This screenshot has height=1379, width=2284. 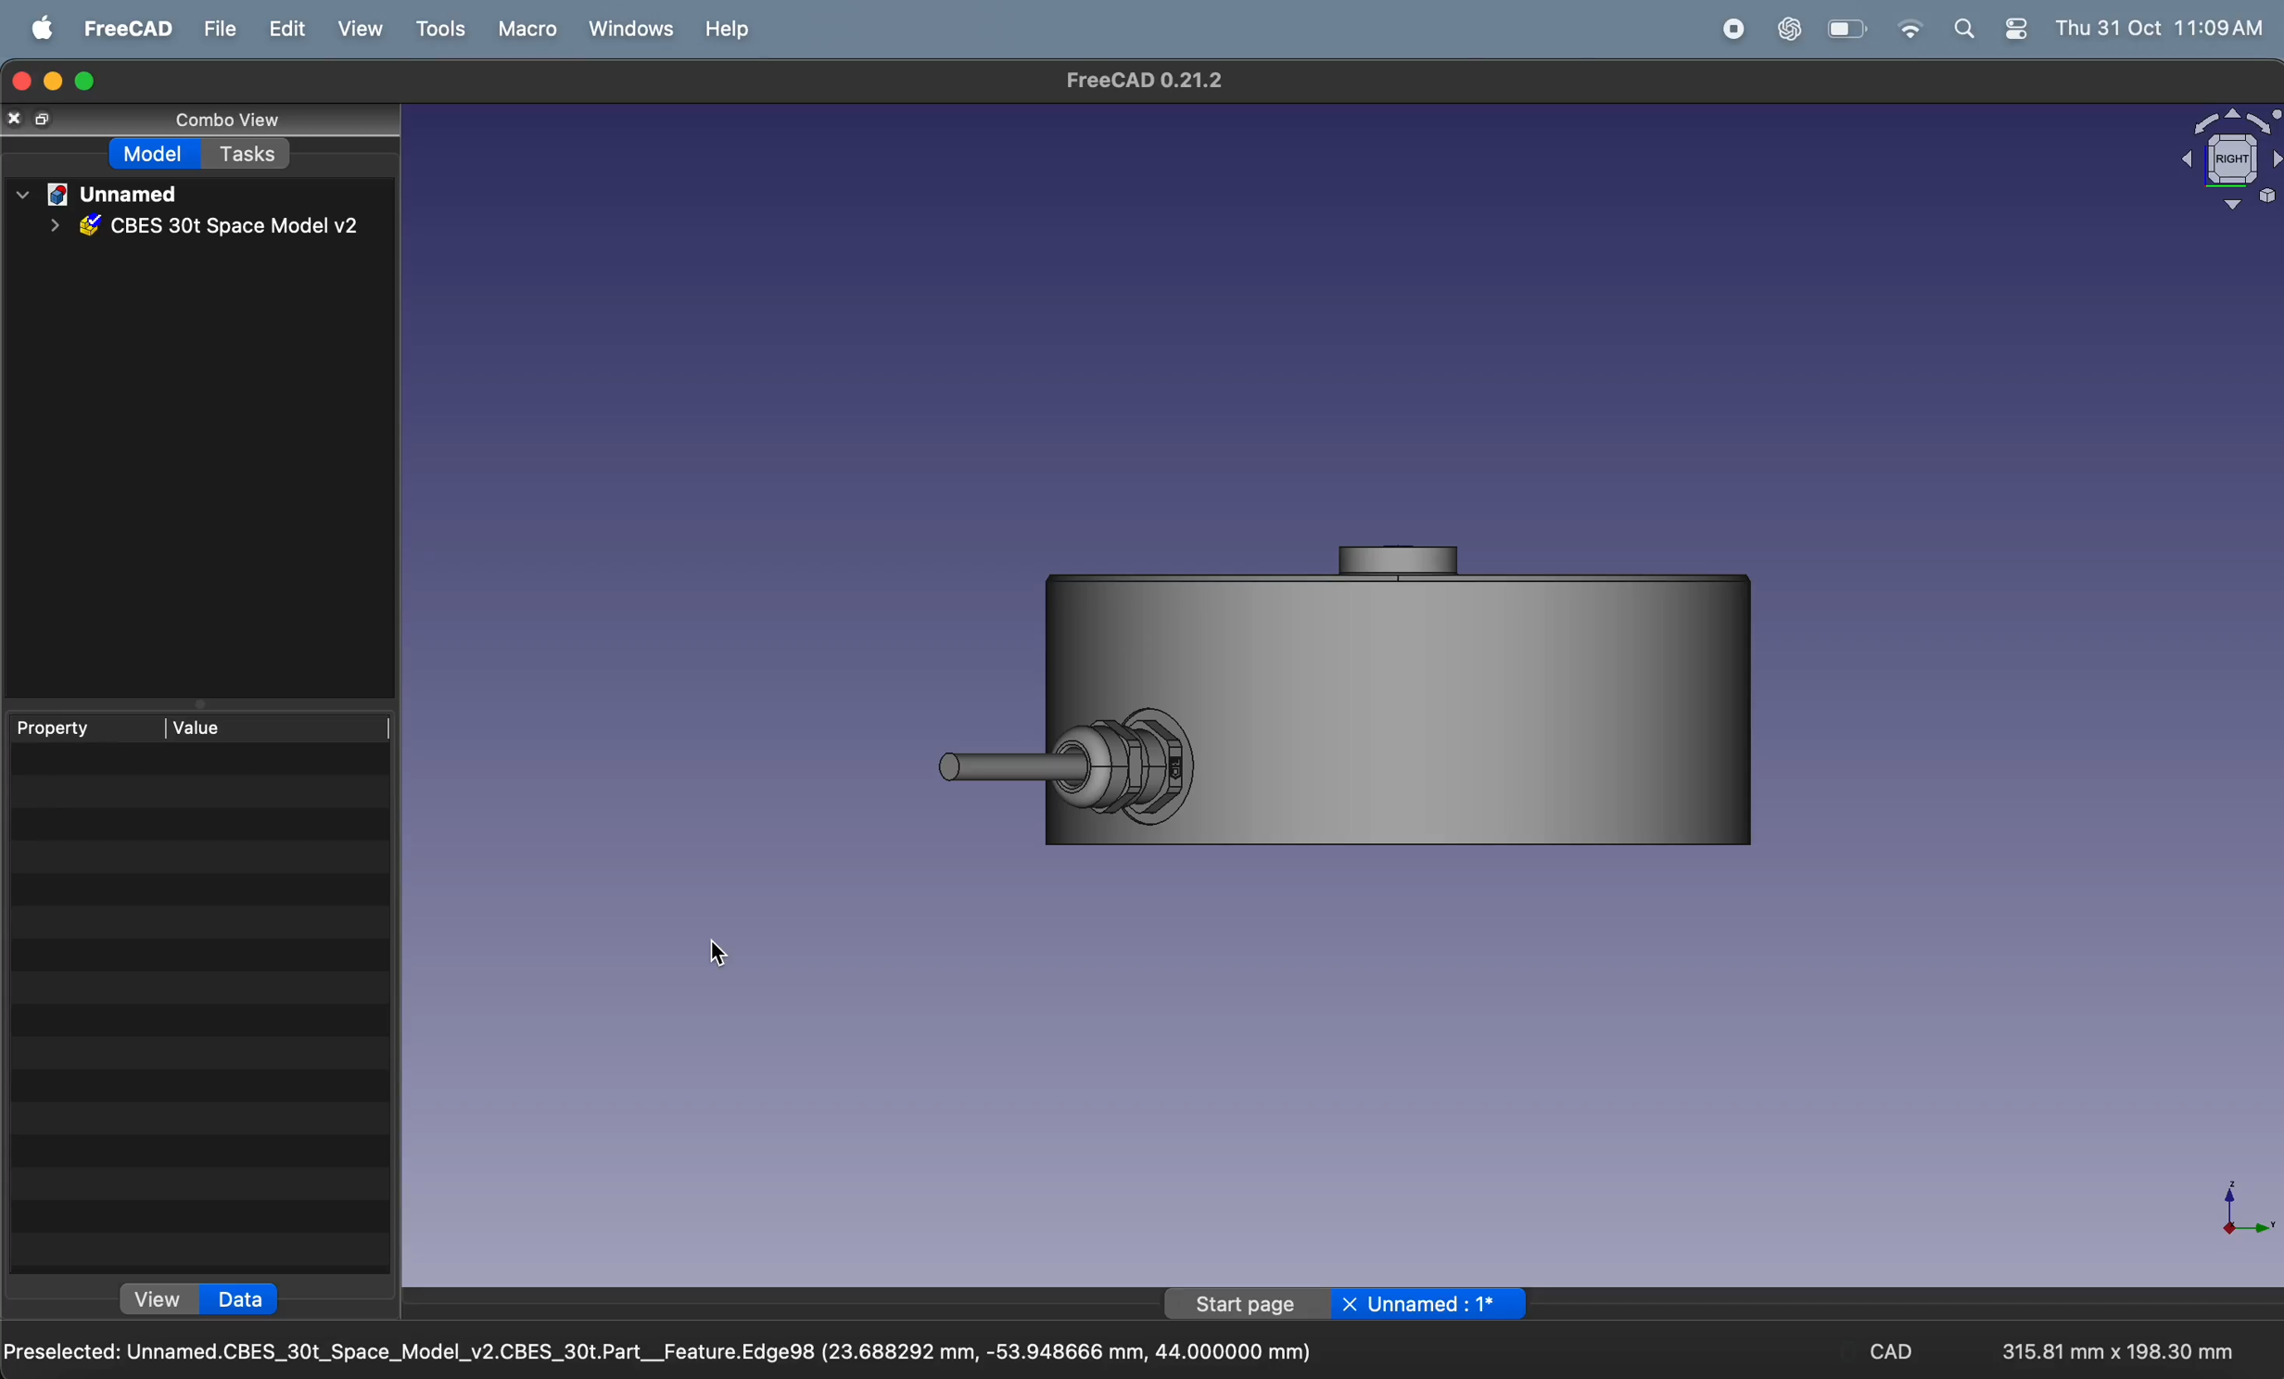 What do you see at coordinates (87, 81) in the screenshot?
I see `maximize` at bounding box center [87, 81].